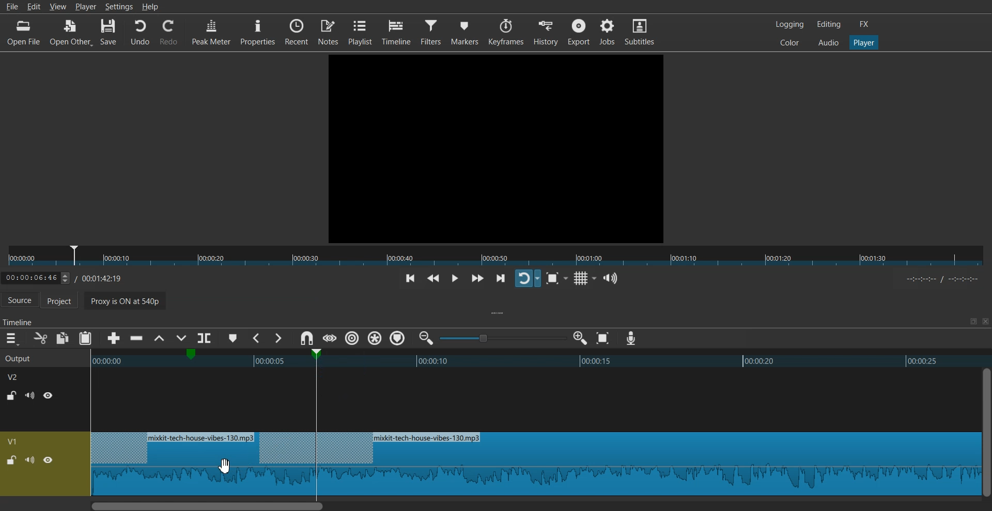 This screenshot has width=992, height=511. I want to click on Overwrite, so click(180, 339).